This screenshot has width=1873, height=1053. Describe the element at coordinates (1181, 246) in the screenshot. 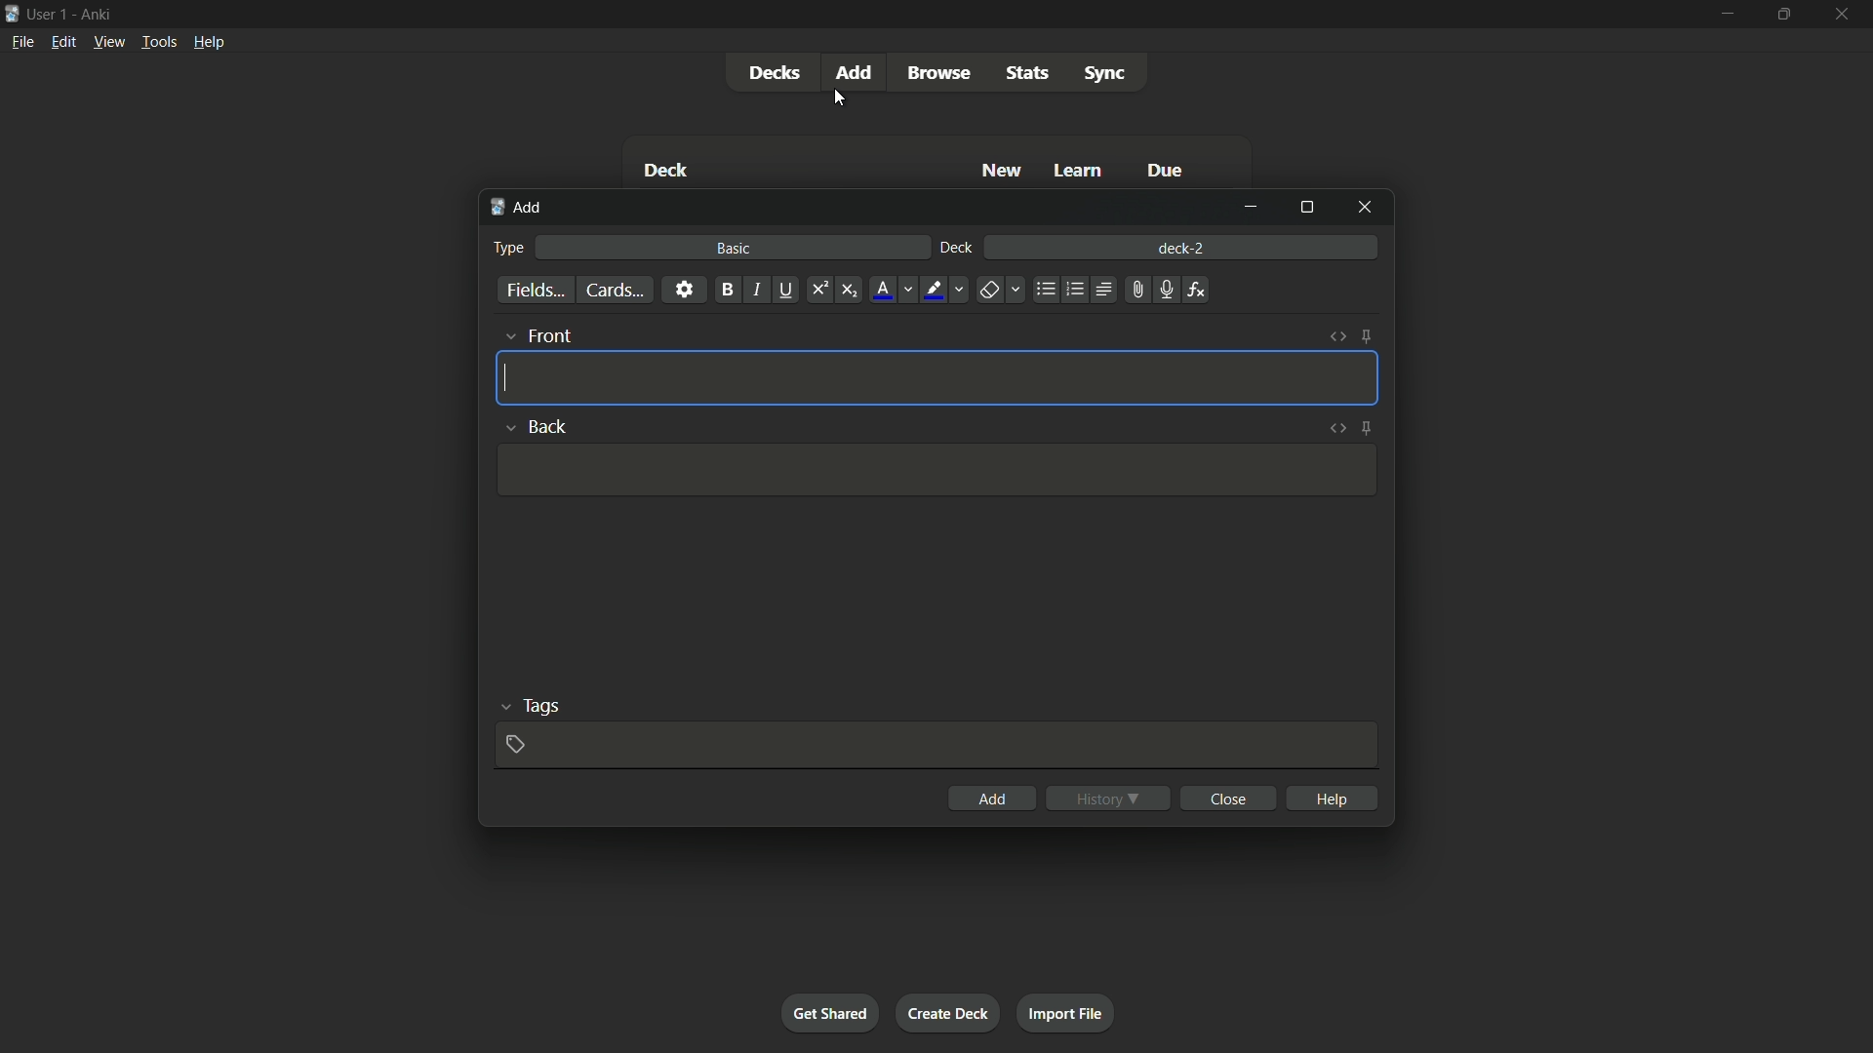

I see `deck-2` at that location.